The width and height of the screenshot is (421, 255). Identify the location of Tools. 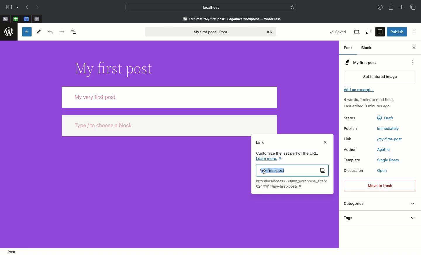
(39, 32).